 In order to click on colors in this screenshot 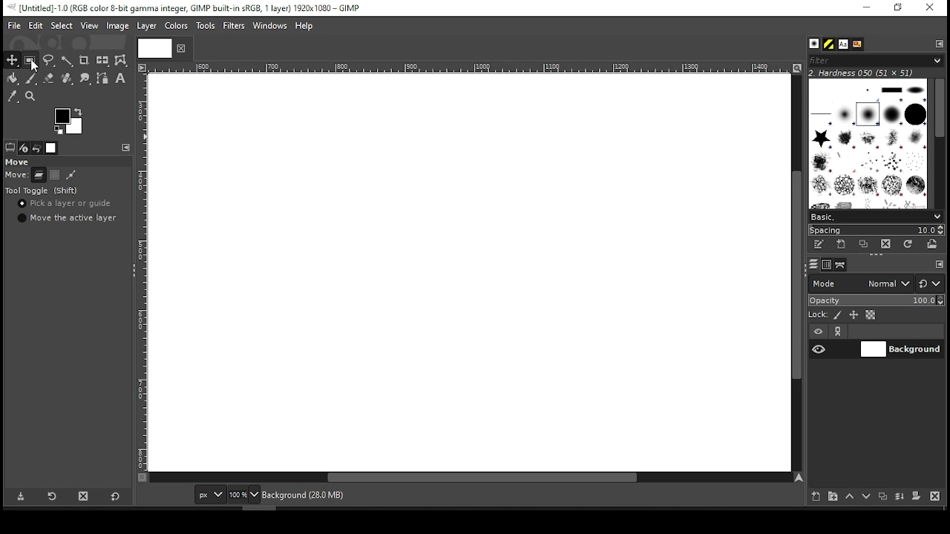, I will do `click(69, 121)`.